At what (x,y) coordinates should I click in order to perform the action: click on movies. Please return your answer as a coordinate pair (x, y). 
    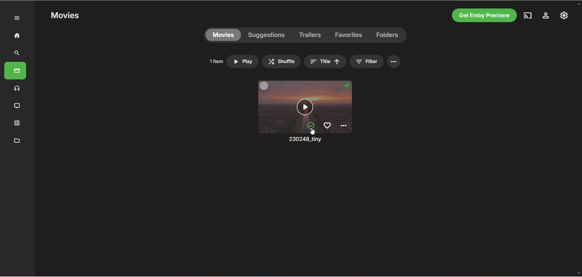
    Looking at the image, I should click on (16, 70).